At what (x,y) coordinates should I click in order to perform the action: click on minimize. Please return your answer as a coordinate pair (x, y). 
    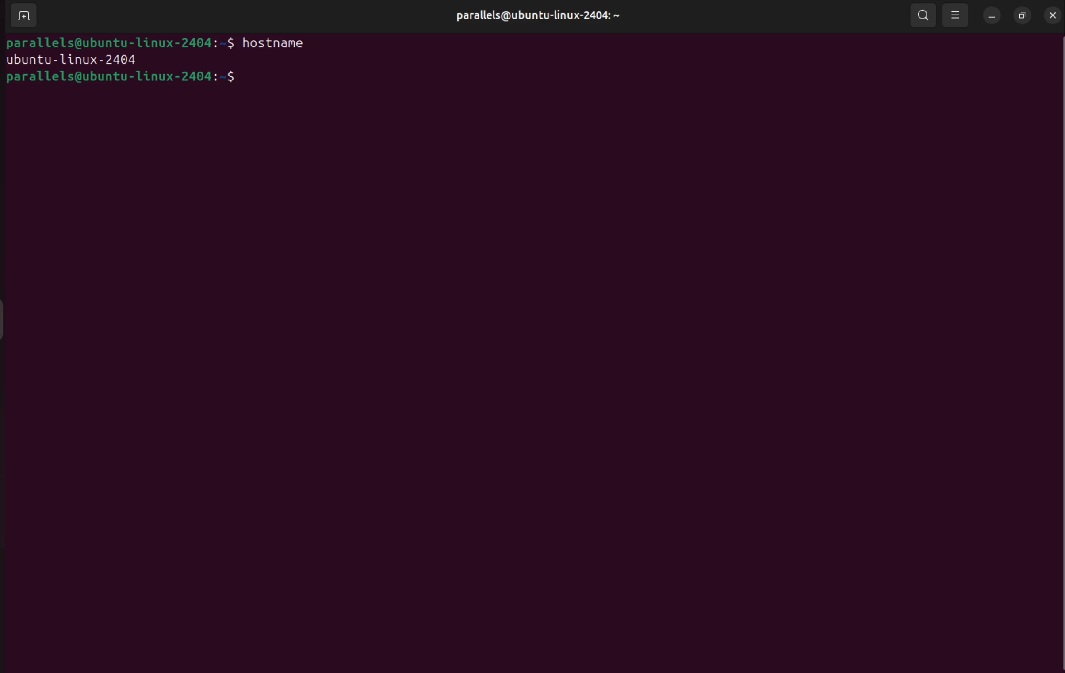
    Looking at the image, I should click on (991, 16).